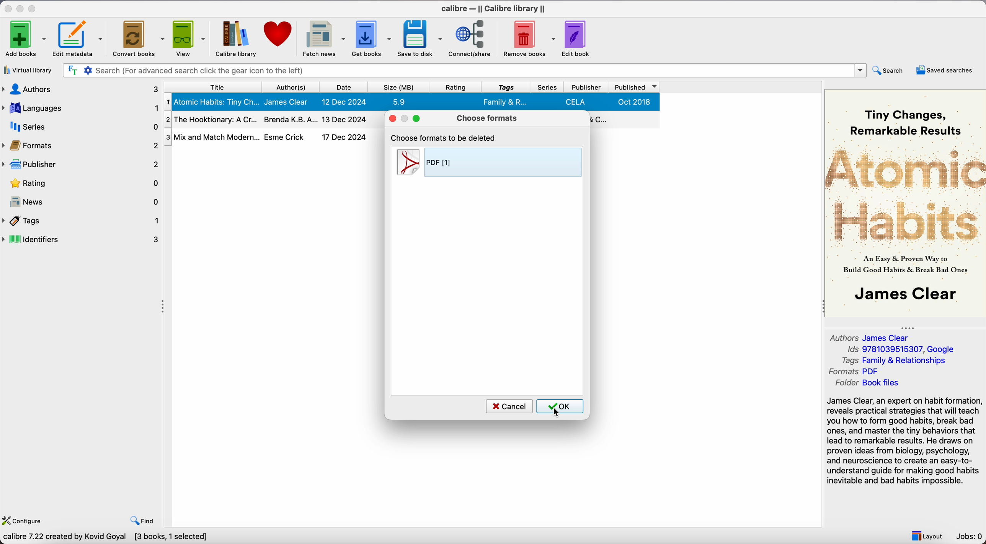 The height and width of the screenshot is (544, 986). I want to click on choose formats, so click(490, 118).